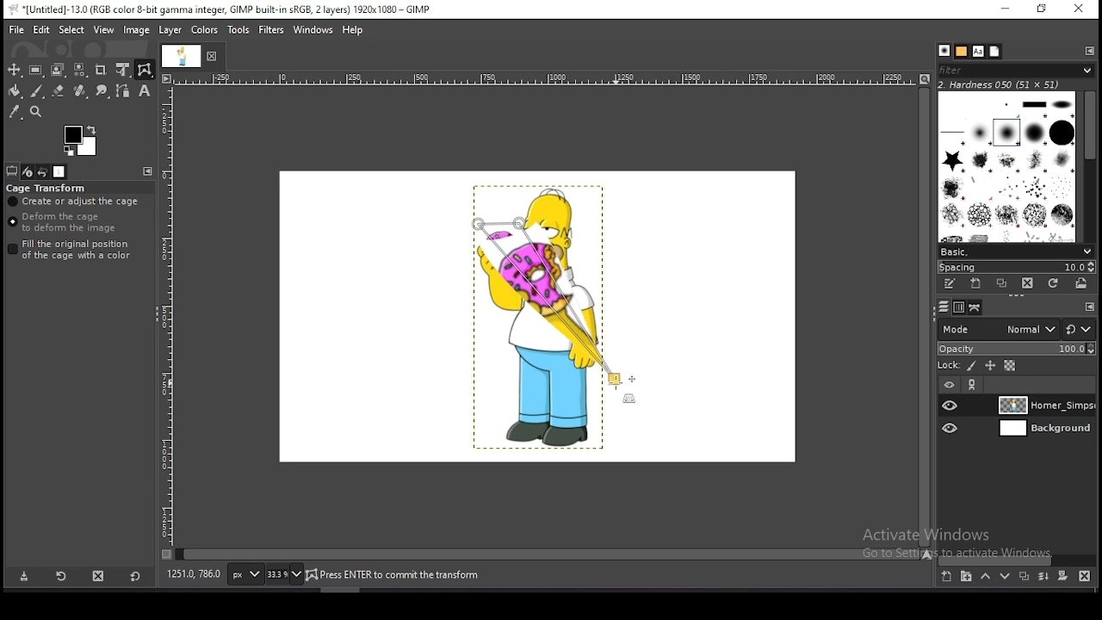  I want to click on lock alpha channel, so click(1009, 367).